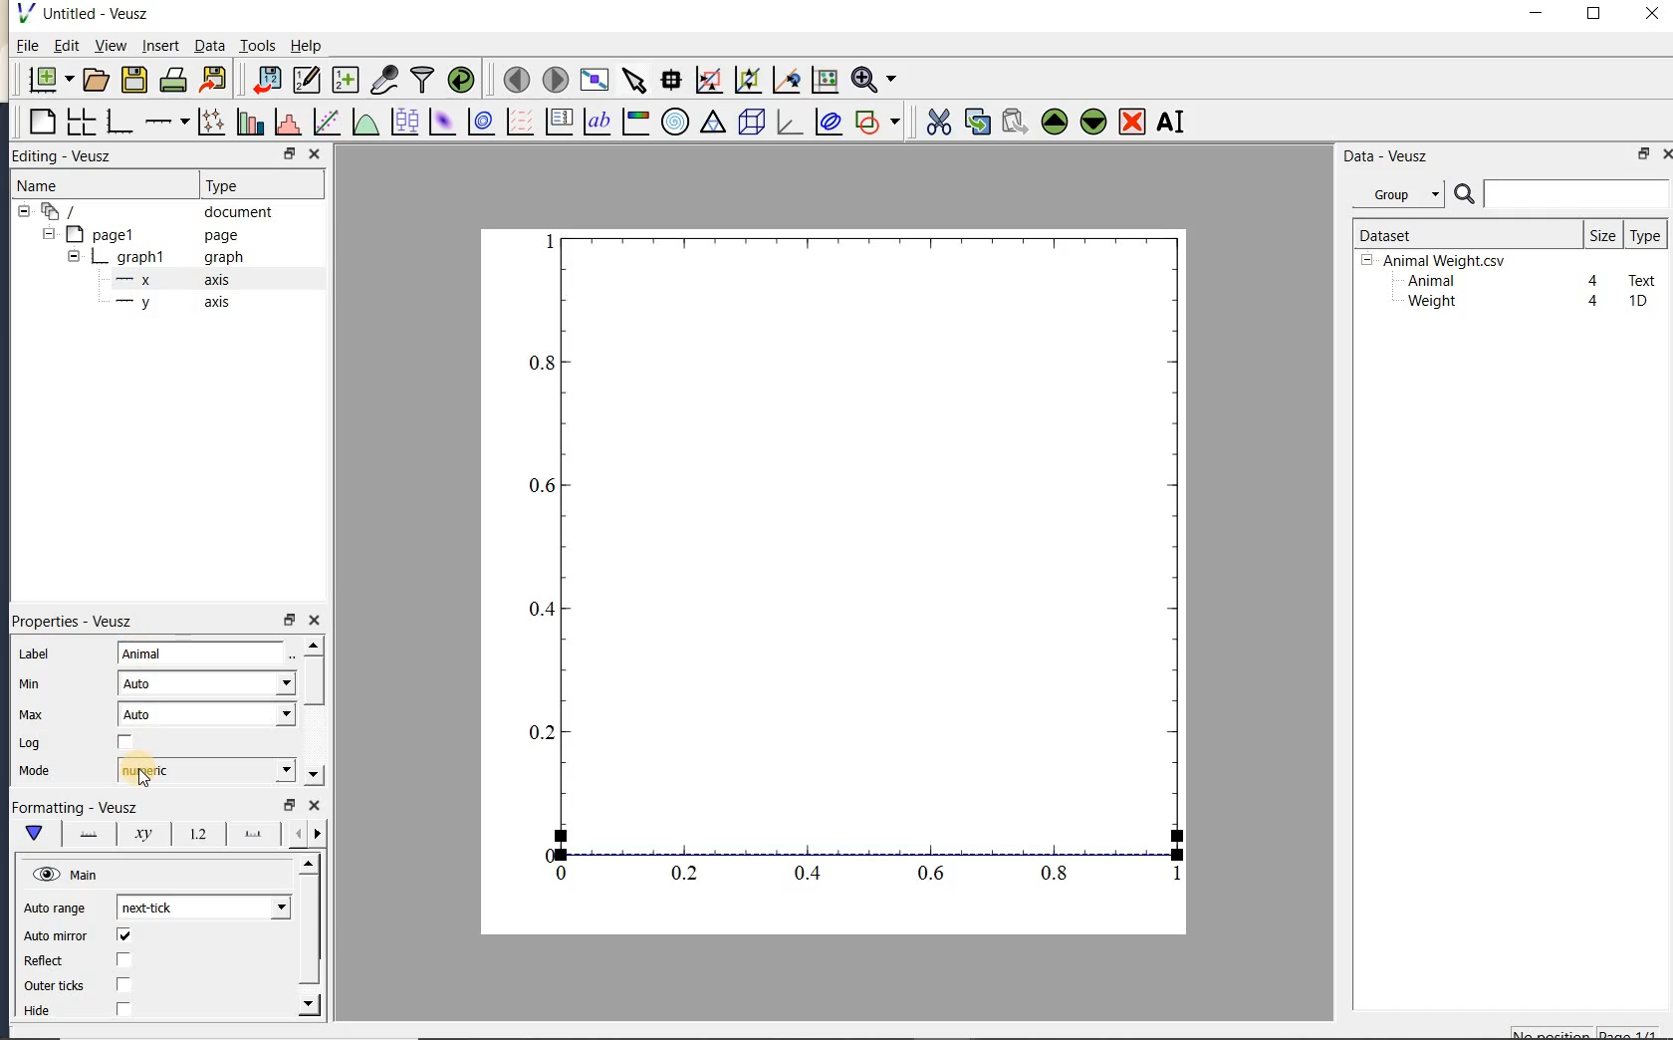 The image size is (1673, 1040). Describe the element at coordinates (80, 122) in the screenshot. I see `arrange graphs in a grid` at that location.